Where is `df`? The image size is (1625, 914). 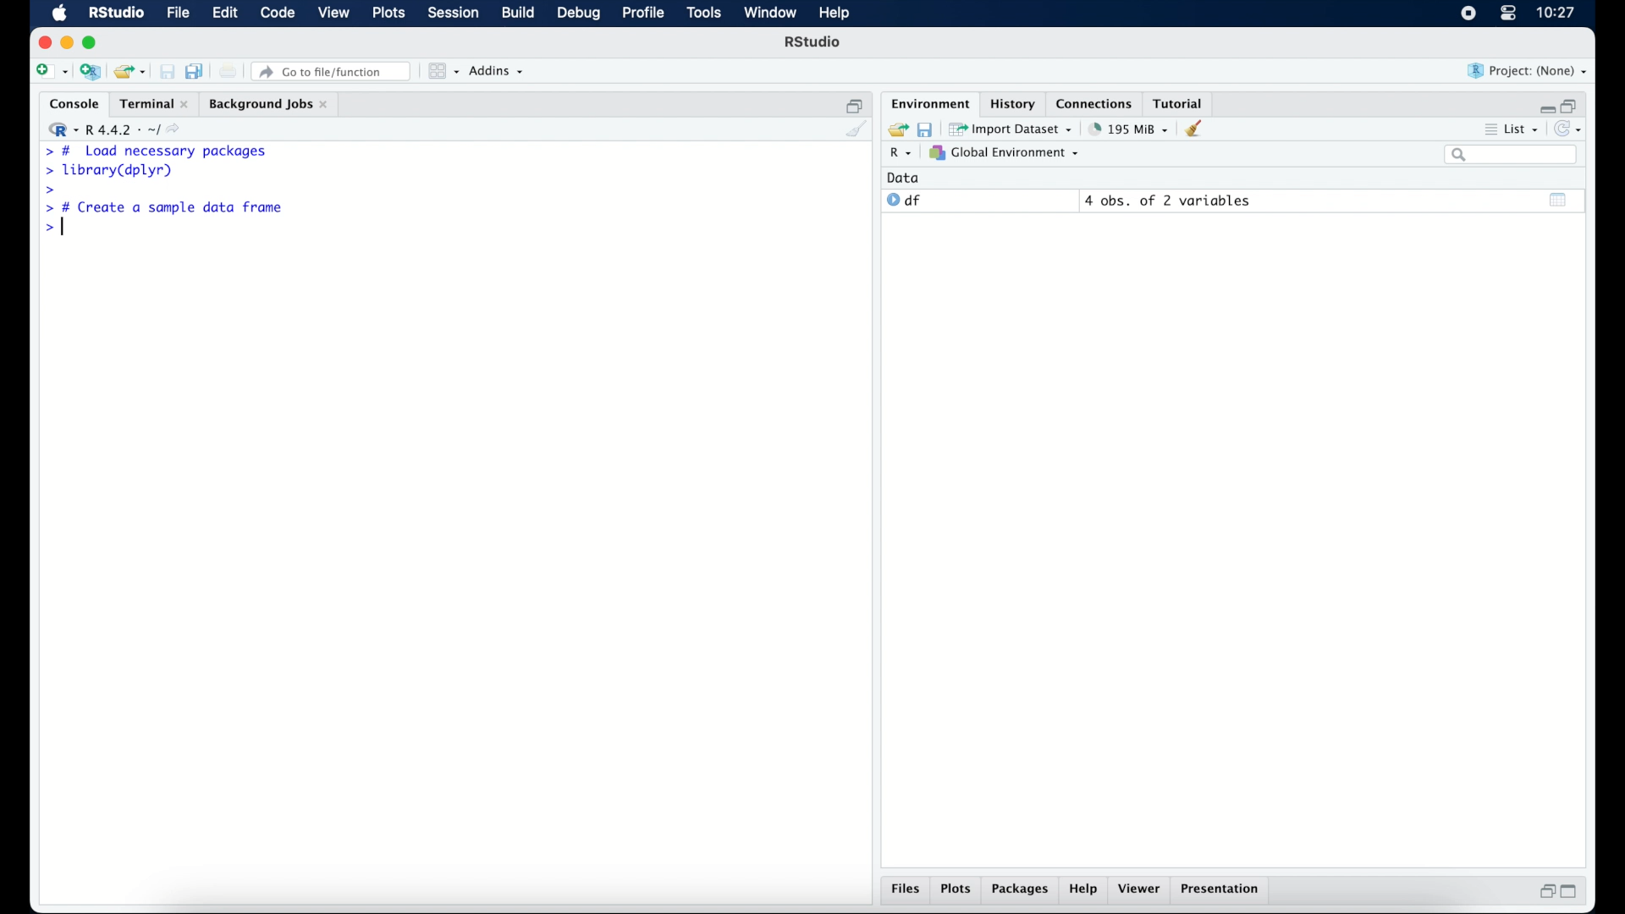
df is located at coordinates (904, 201).